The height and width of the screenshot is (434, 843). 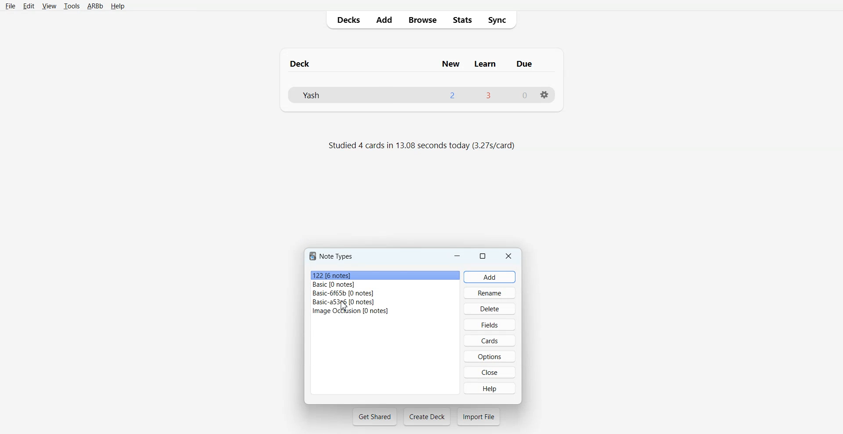 I want to click on Settings, so click(x=544, y=95).